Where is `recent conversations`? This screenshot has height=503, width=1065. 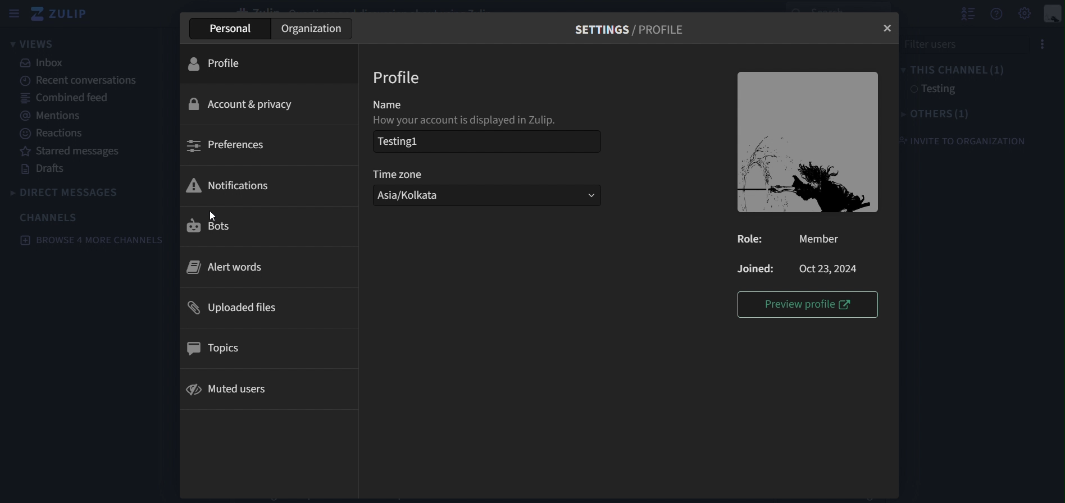 recent conversations is located at coordinates (87, 80).